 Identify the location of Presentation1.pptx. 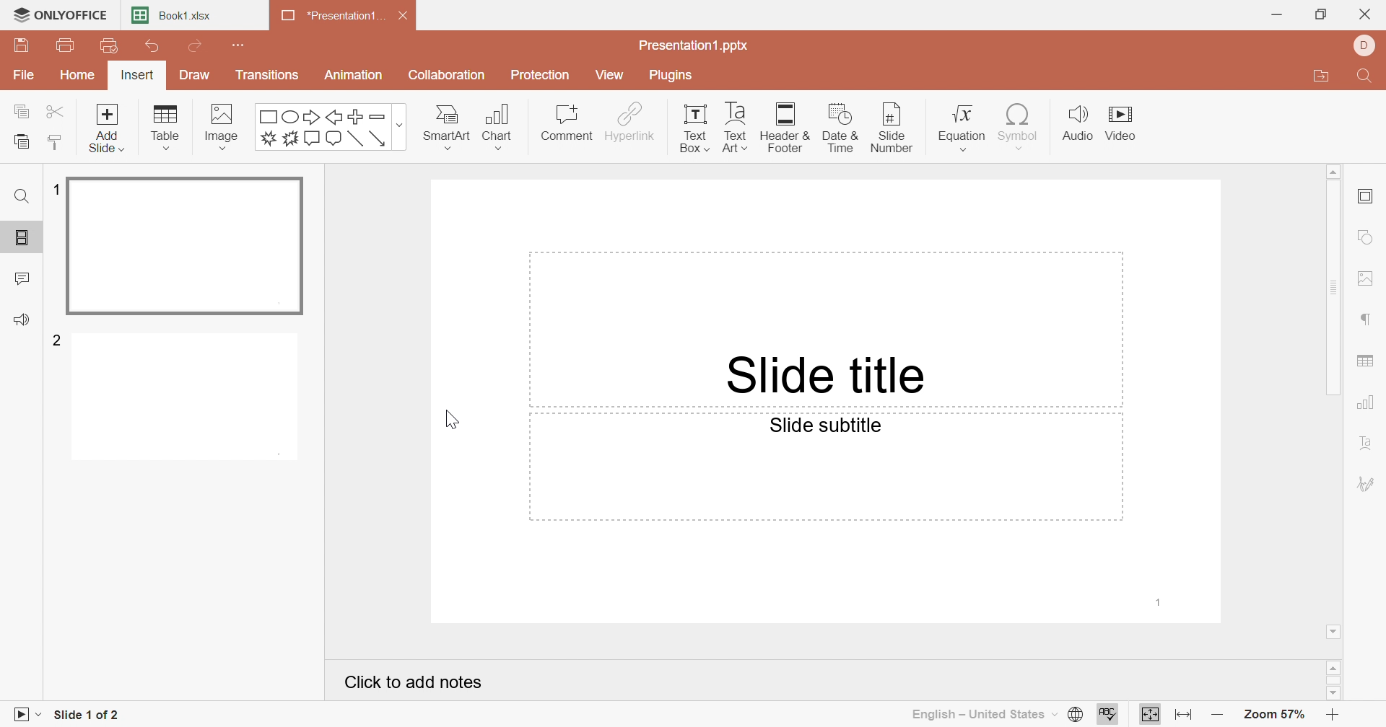
(694, 46).